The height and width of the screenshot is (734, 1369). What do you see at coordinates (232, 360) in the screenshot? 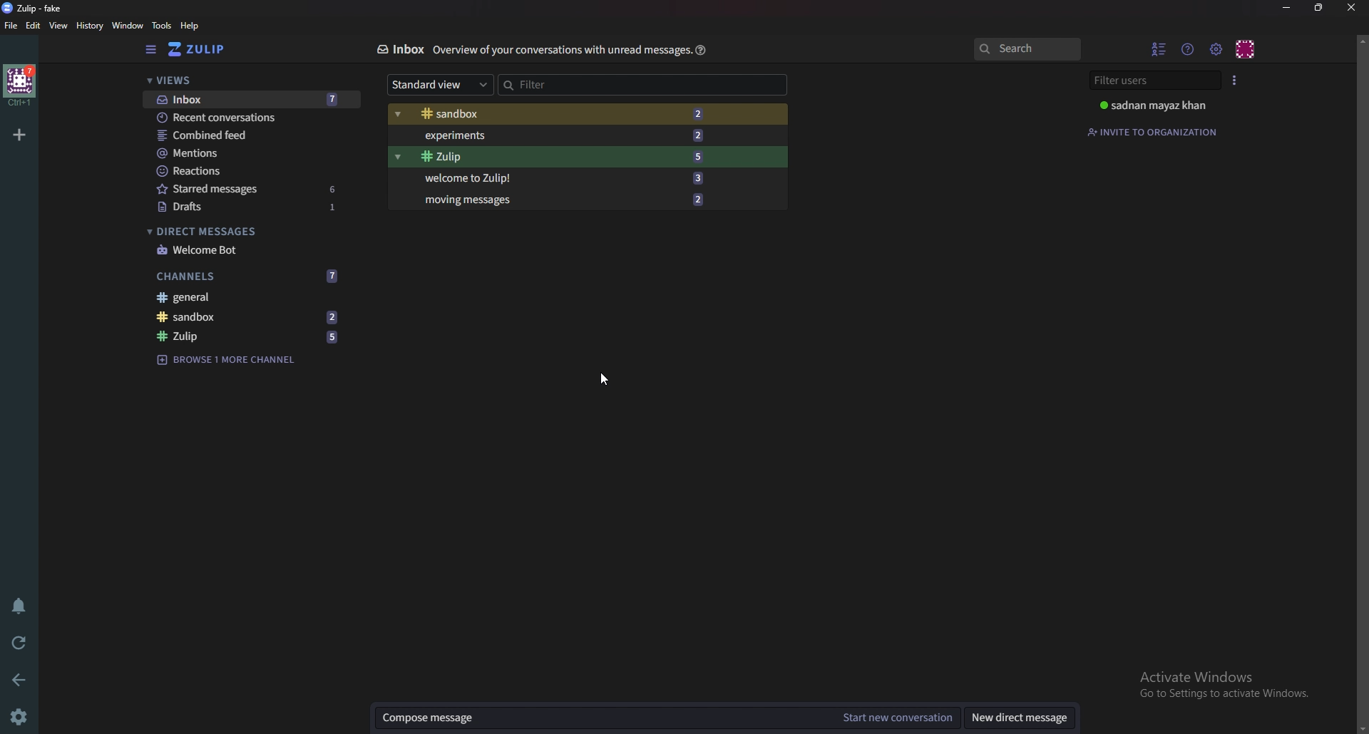
I see `Browse 1 more channel` at bounding box center [232, 360].